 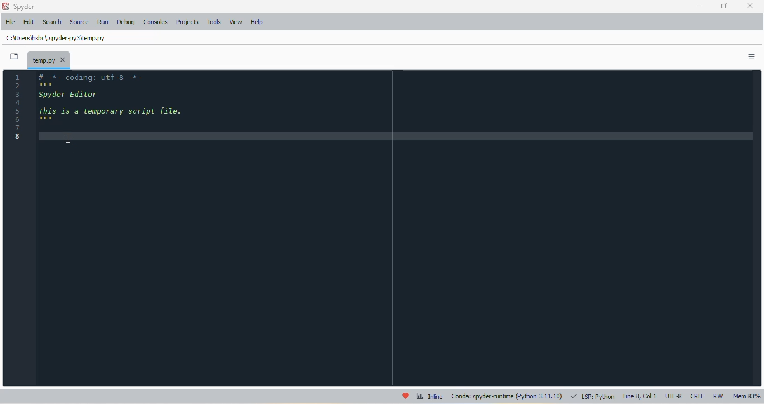 I want to click on help, so click(x=257, y=22).